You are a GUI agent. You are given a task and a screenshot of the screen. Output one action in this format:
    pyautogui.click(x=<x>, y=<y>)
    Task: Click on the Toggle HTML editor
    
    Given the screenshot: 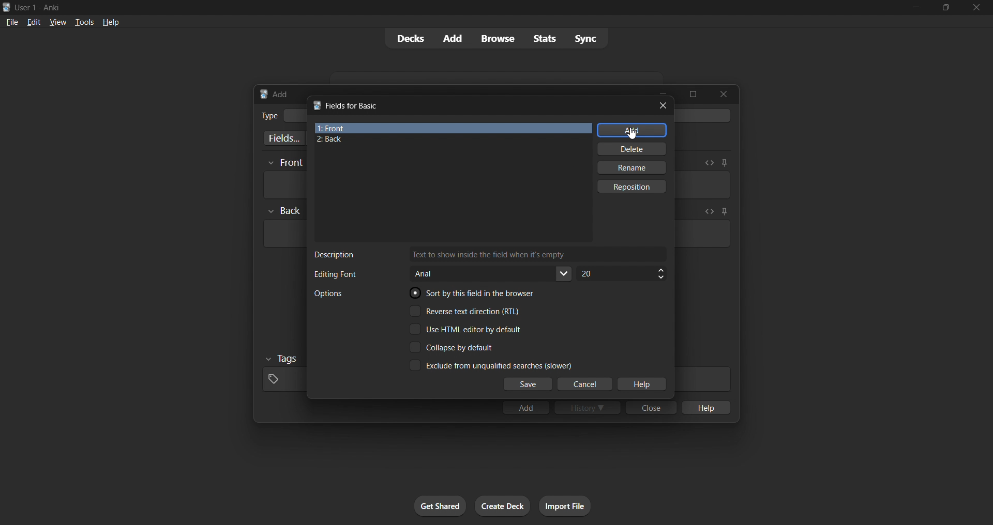 What is the action you would take?
    pyautogui.click(x=708, y=211)
    